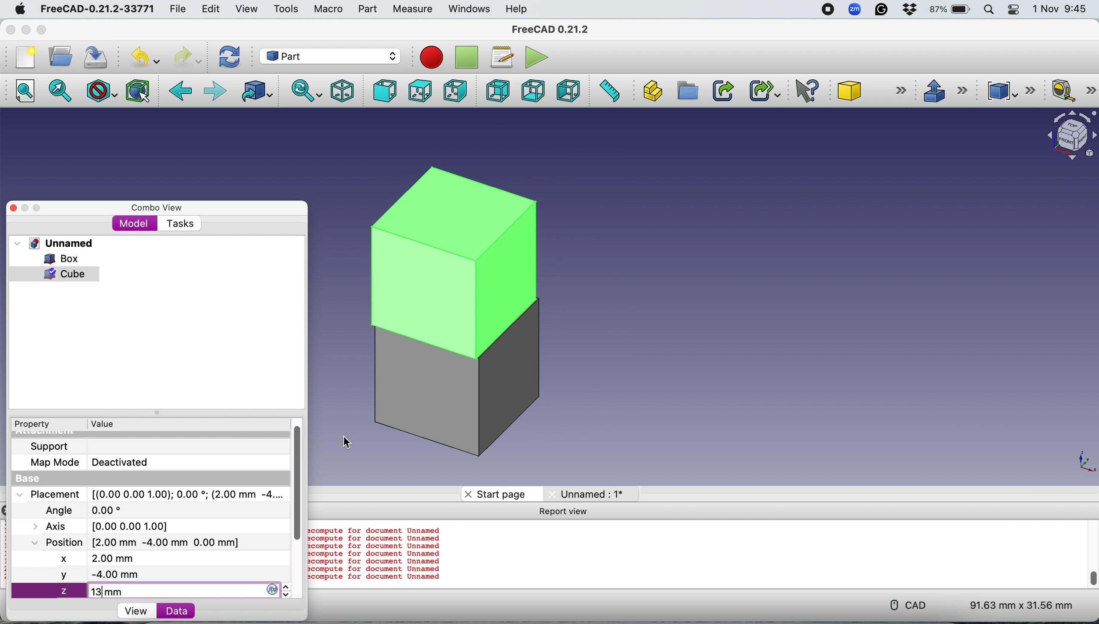 The image size is (1099, 624). What do you see at coordinates (28, 424) in the screenshot?
I see `Property` at bounding box center [28, 424].